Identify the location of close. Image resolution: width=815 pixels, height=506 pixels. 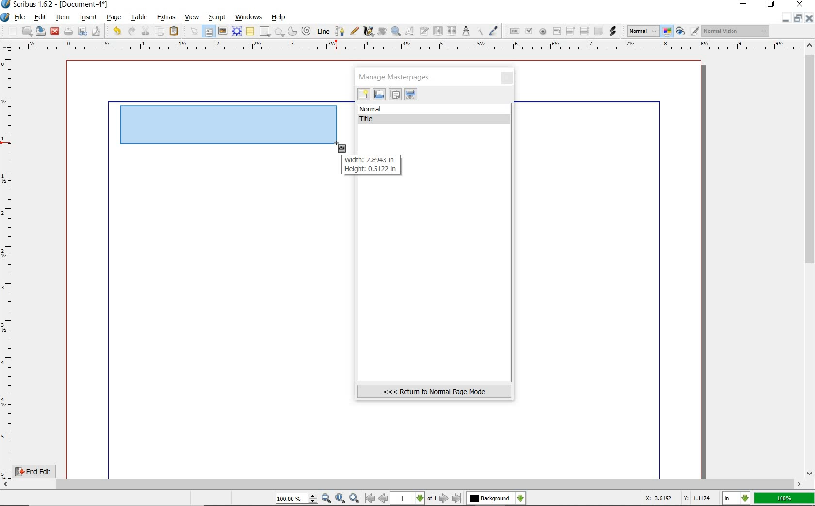
(508, 79).